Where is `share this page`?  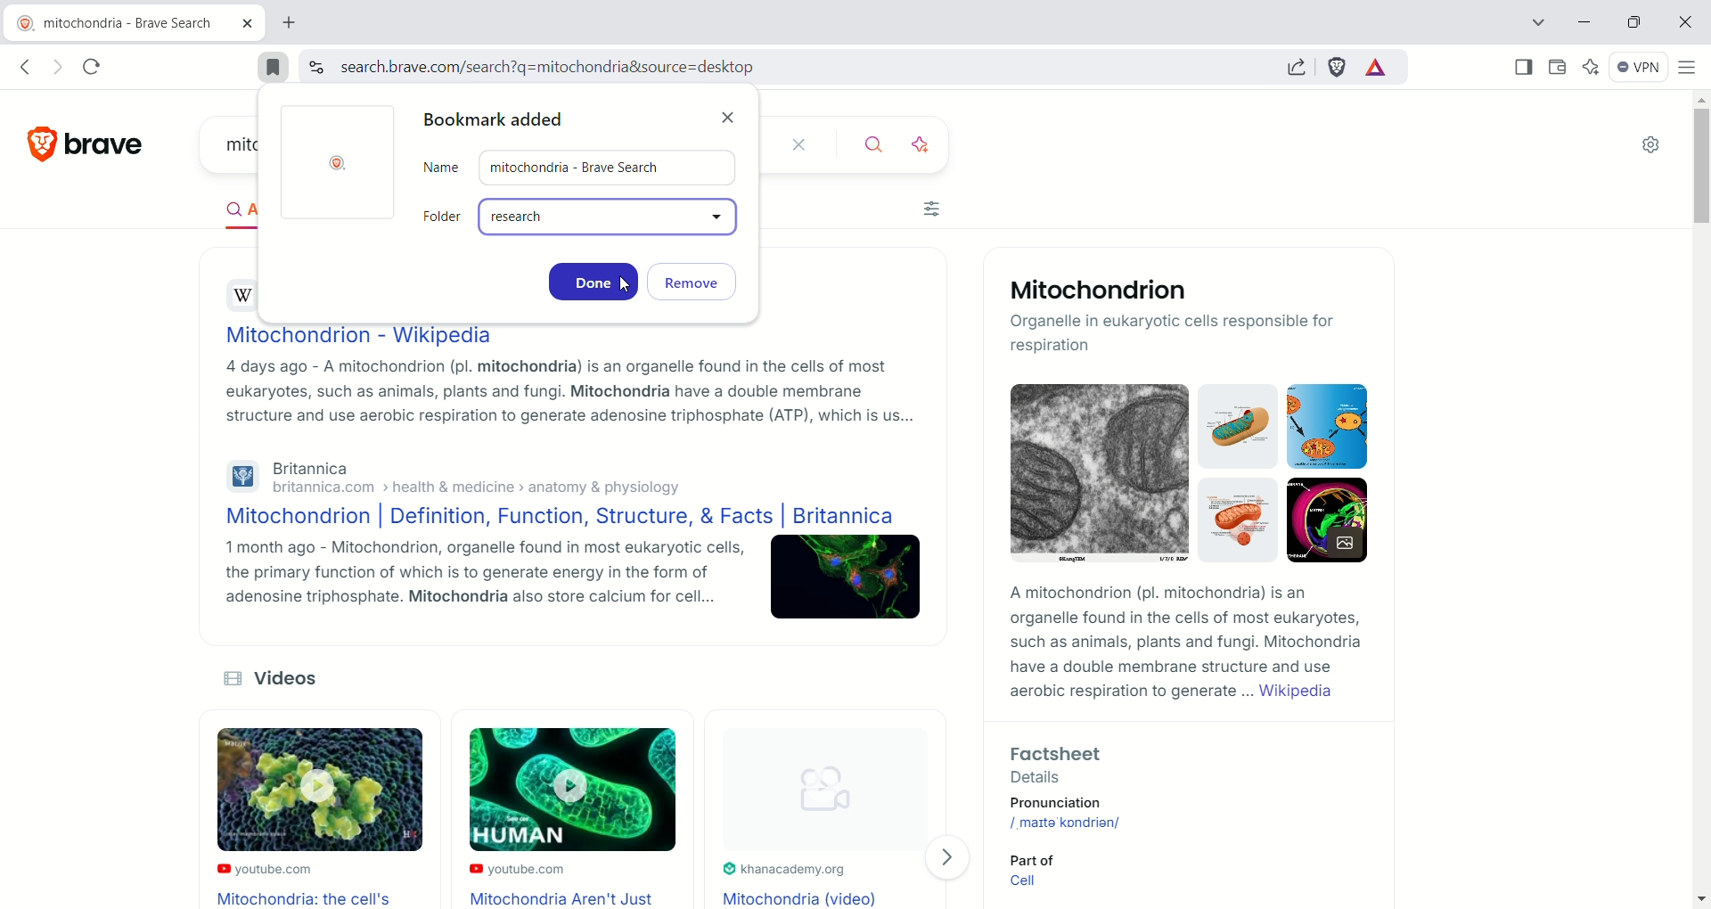 share this page is located at coordinates (1302, 68).